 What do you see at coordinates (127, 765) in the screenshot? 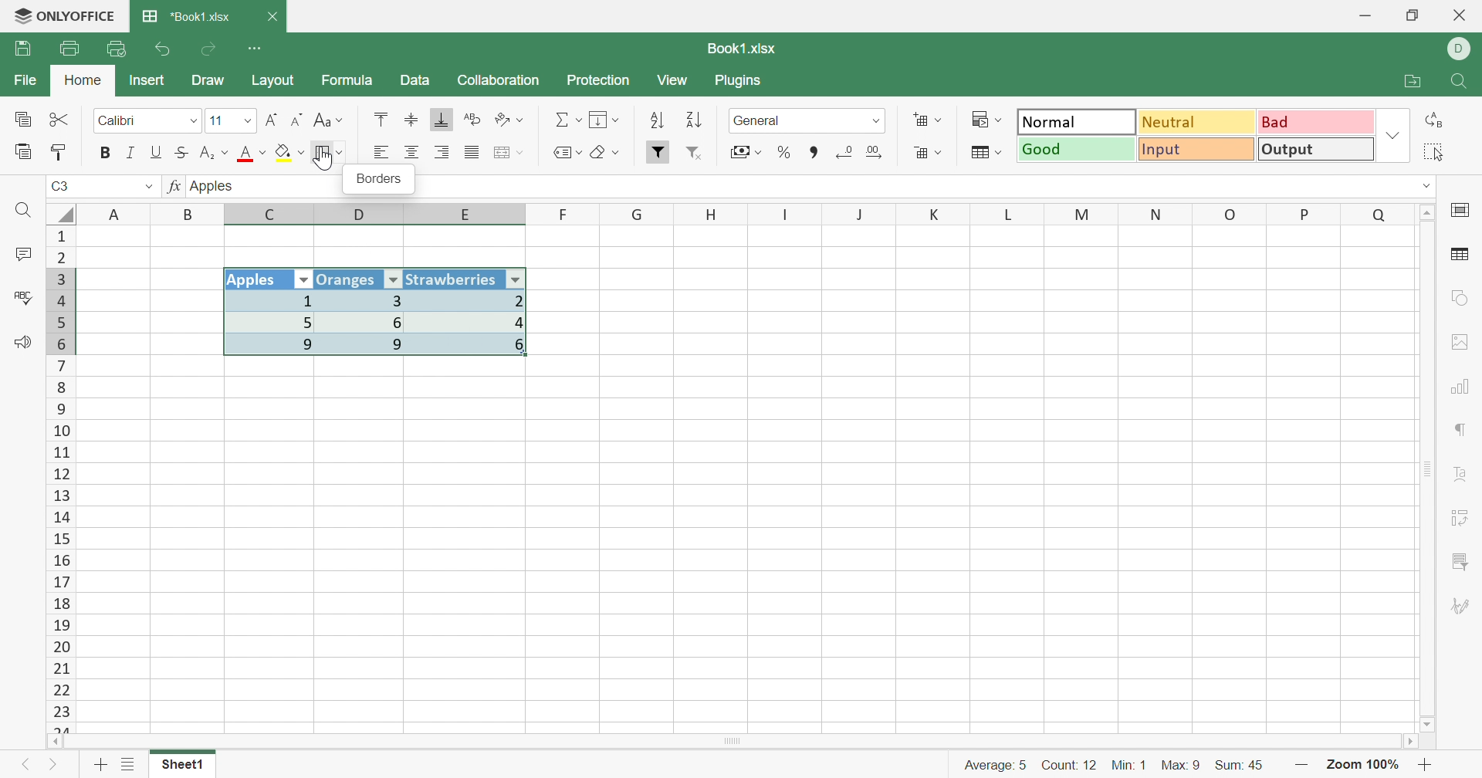
I see `List of sheets` at bounding box center [127, 765].